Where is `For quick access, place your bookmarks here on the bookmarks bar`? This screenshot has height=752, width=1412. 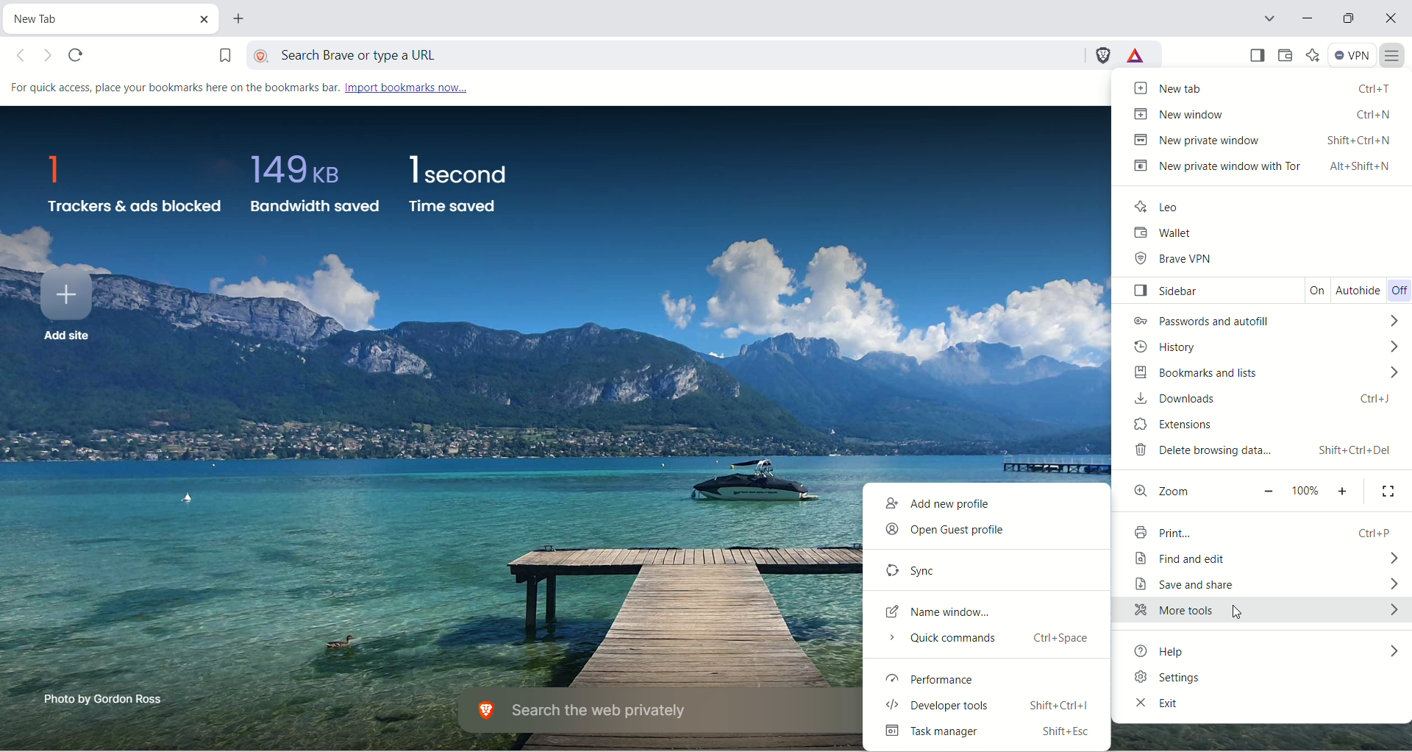 For quick access, place your bookmarks here on the bookmarks bar is located at coordinates (171, 88).